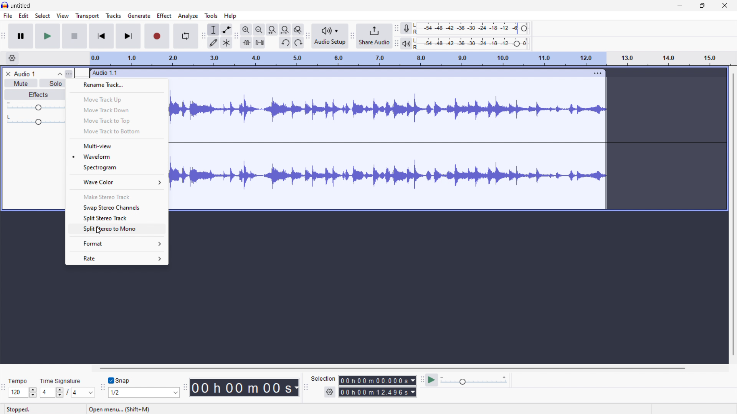 The width and height of the screenshot is (737, 414). I want to click on end time, so click(378, 392).